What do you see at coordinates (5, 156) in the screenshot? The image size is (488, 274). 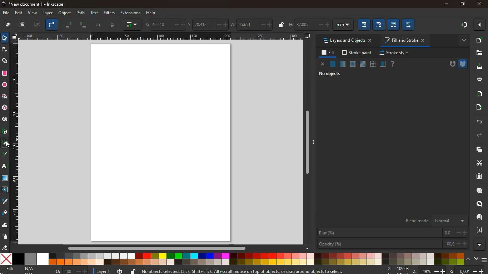 I see `draw` at bounding box center [5, 156].